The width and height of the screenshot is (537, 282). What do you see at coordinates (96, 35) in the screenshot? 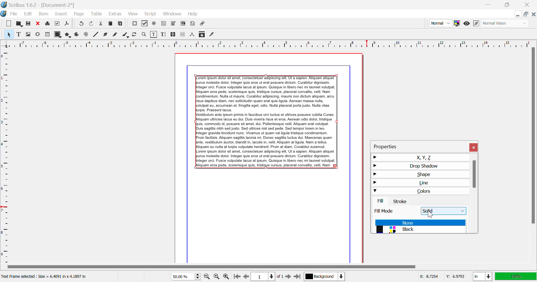
I see `Line` at bounding box center [96, 35].